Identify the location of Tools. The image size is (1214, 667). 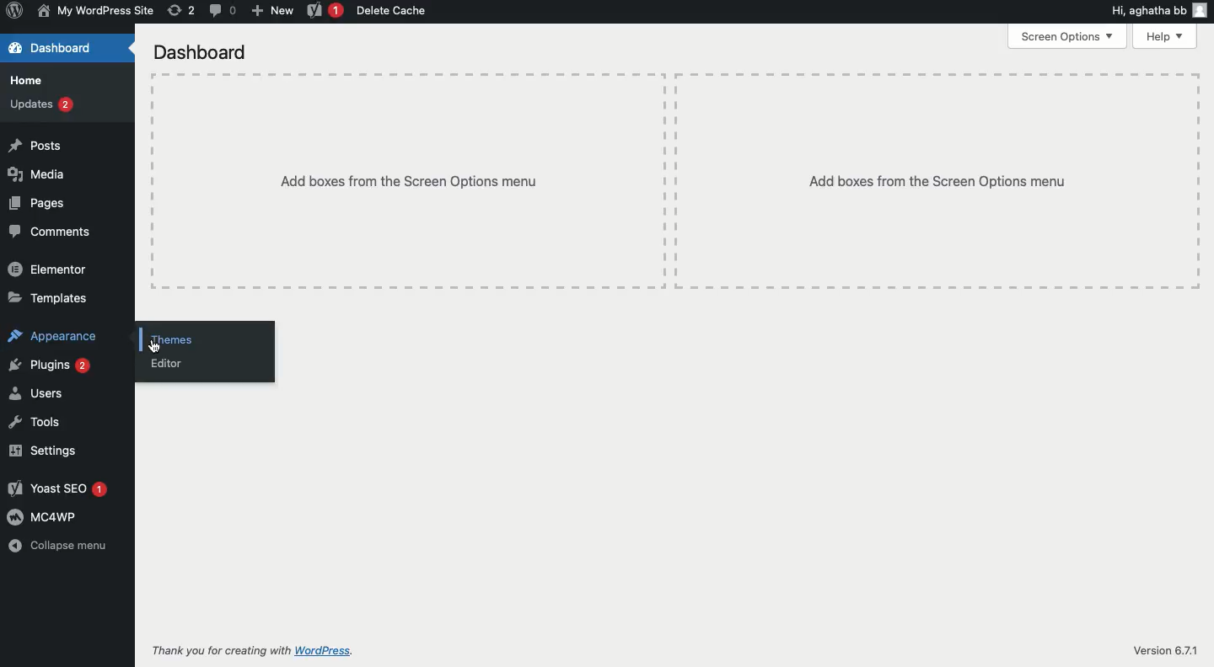
(35, 423).